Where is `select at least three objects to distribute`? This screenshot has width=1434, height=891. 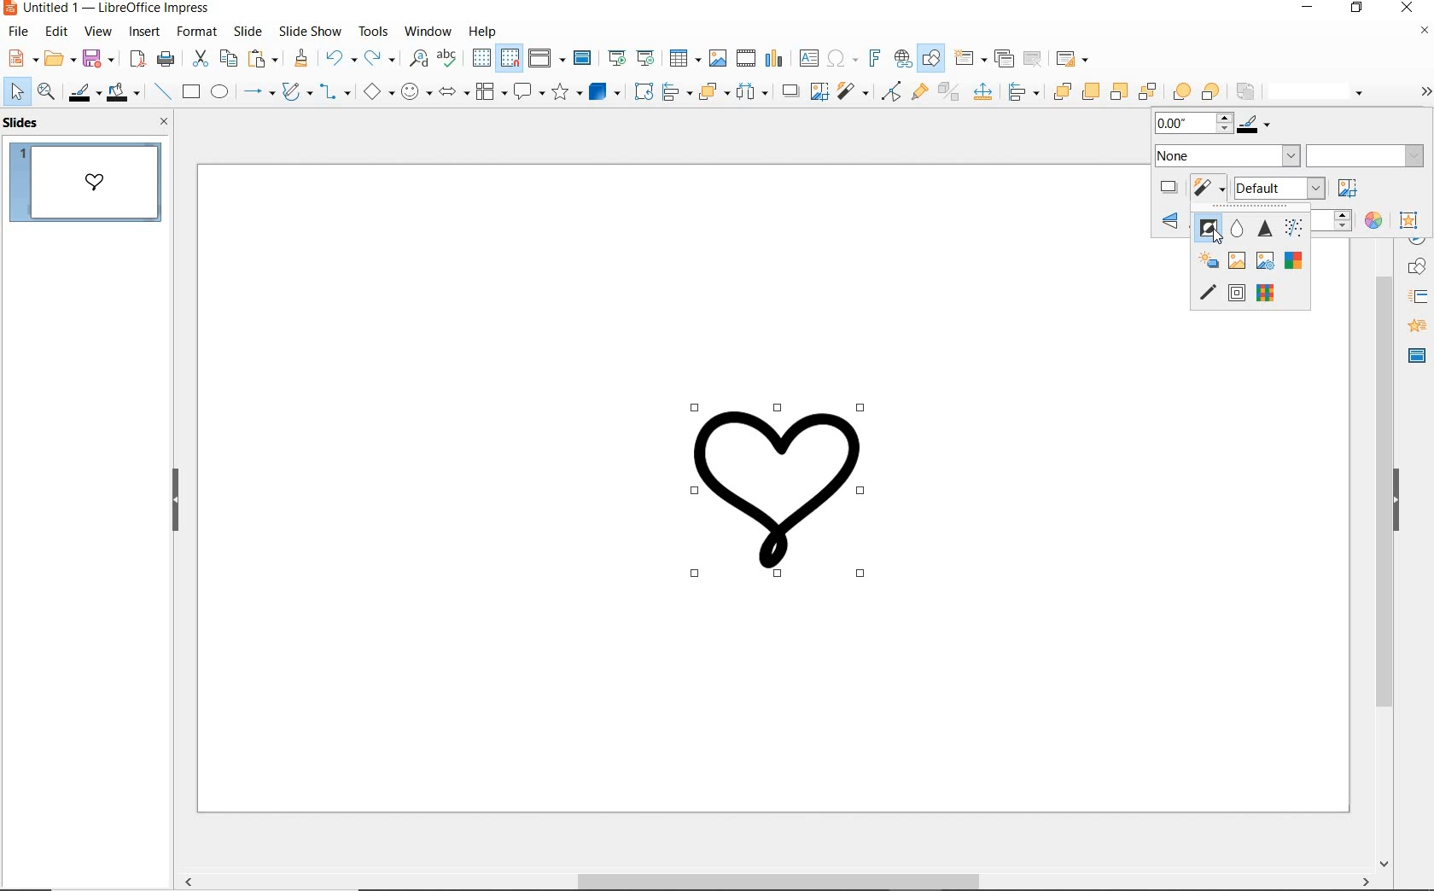
select at least three objects to distribute is located at coordinates (753, 93).